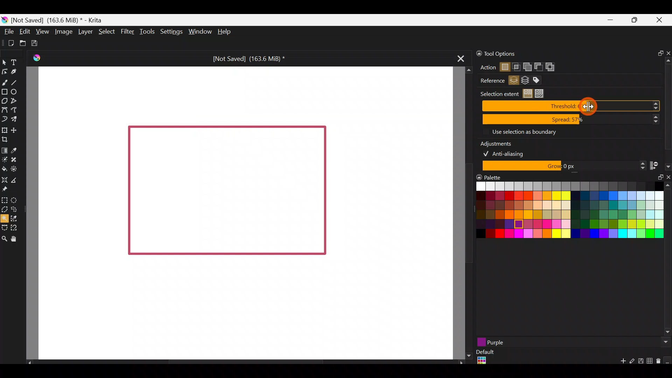 The image size is (672, 378). What do you see at coordinates (16, 238) in the screenshot?
I see `Pan tool` at bounding box center [16, 238].